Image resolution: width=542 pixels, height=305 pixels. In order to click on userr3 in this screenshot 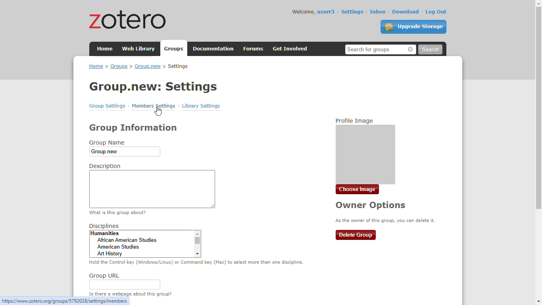, I will do `click(327, 12)`.